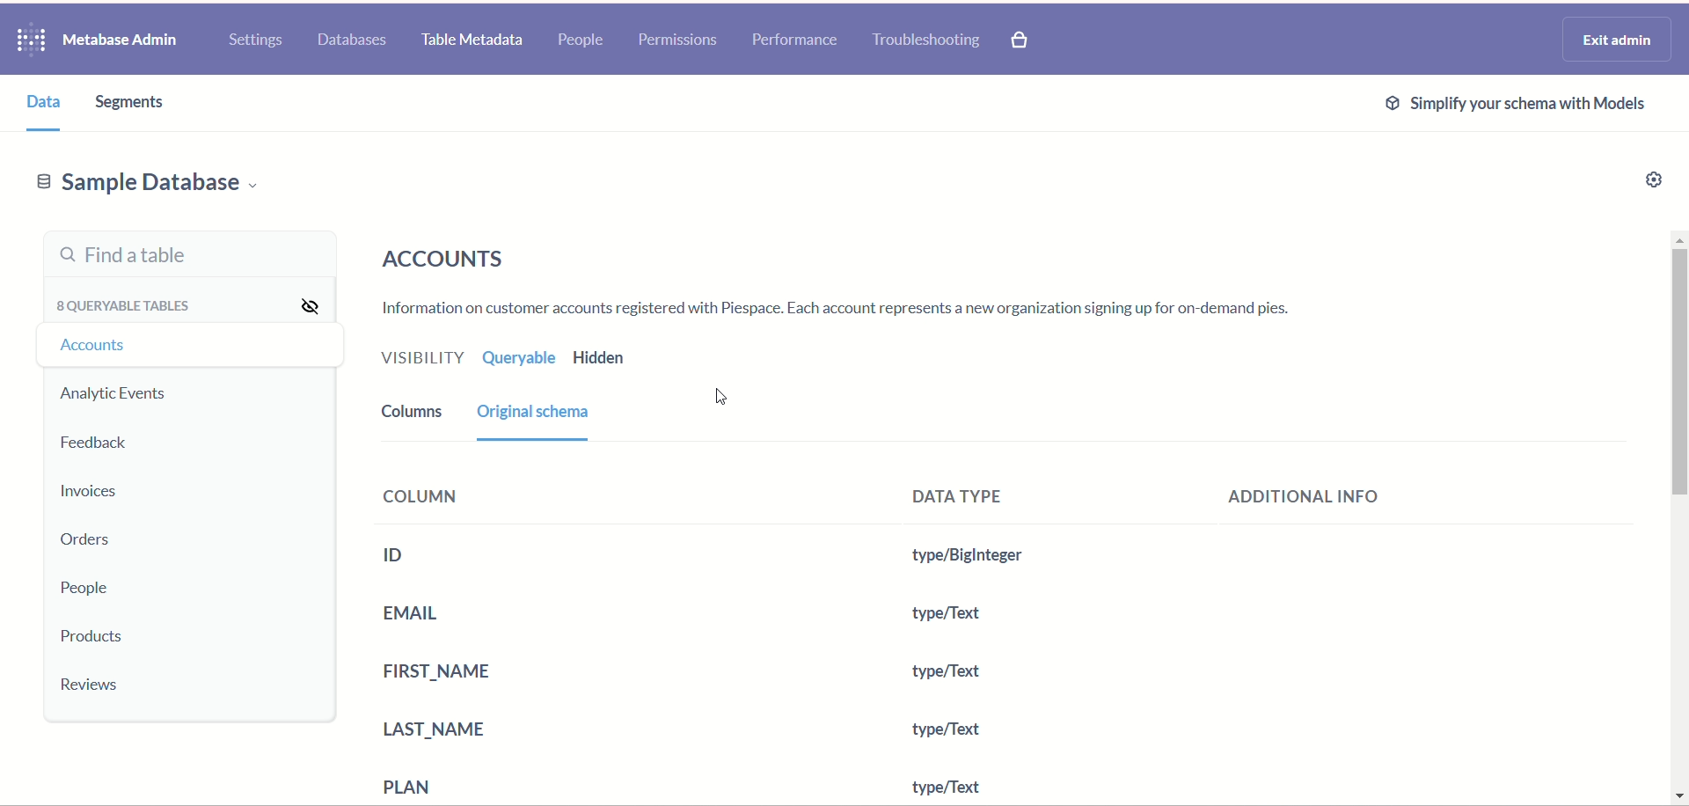 The width and height of the screenshot is (1689, 806). Describe the element at coordinates (403, 554) in the screenshot. I see `ID` at that location.